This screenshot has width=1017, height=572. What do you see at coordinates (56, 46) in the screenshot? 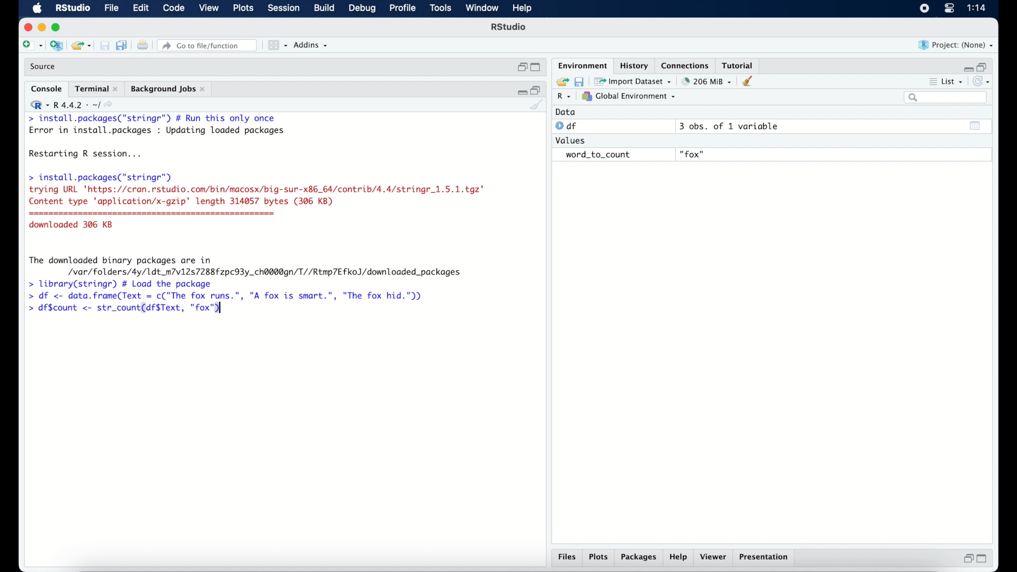
I see `create new project` at bounding box center [56, 46].